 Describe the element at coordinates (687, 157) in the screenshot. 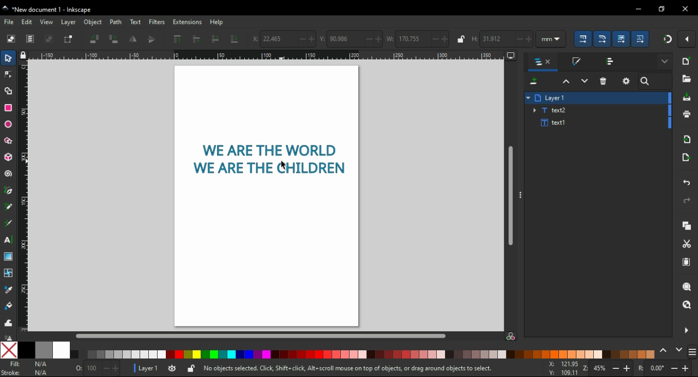

I see `open export` at that location.